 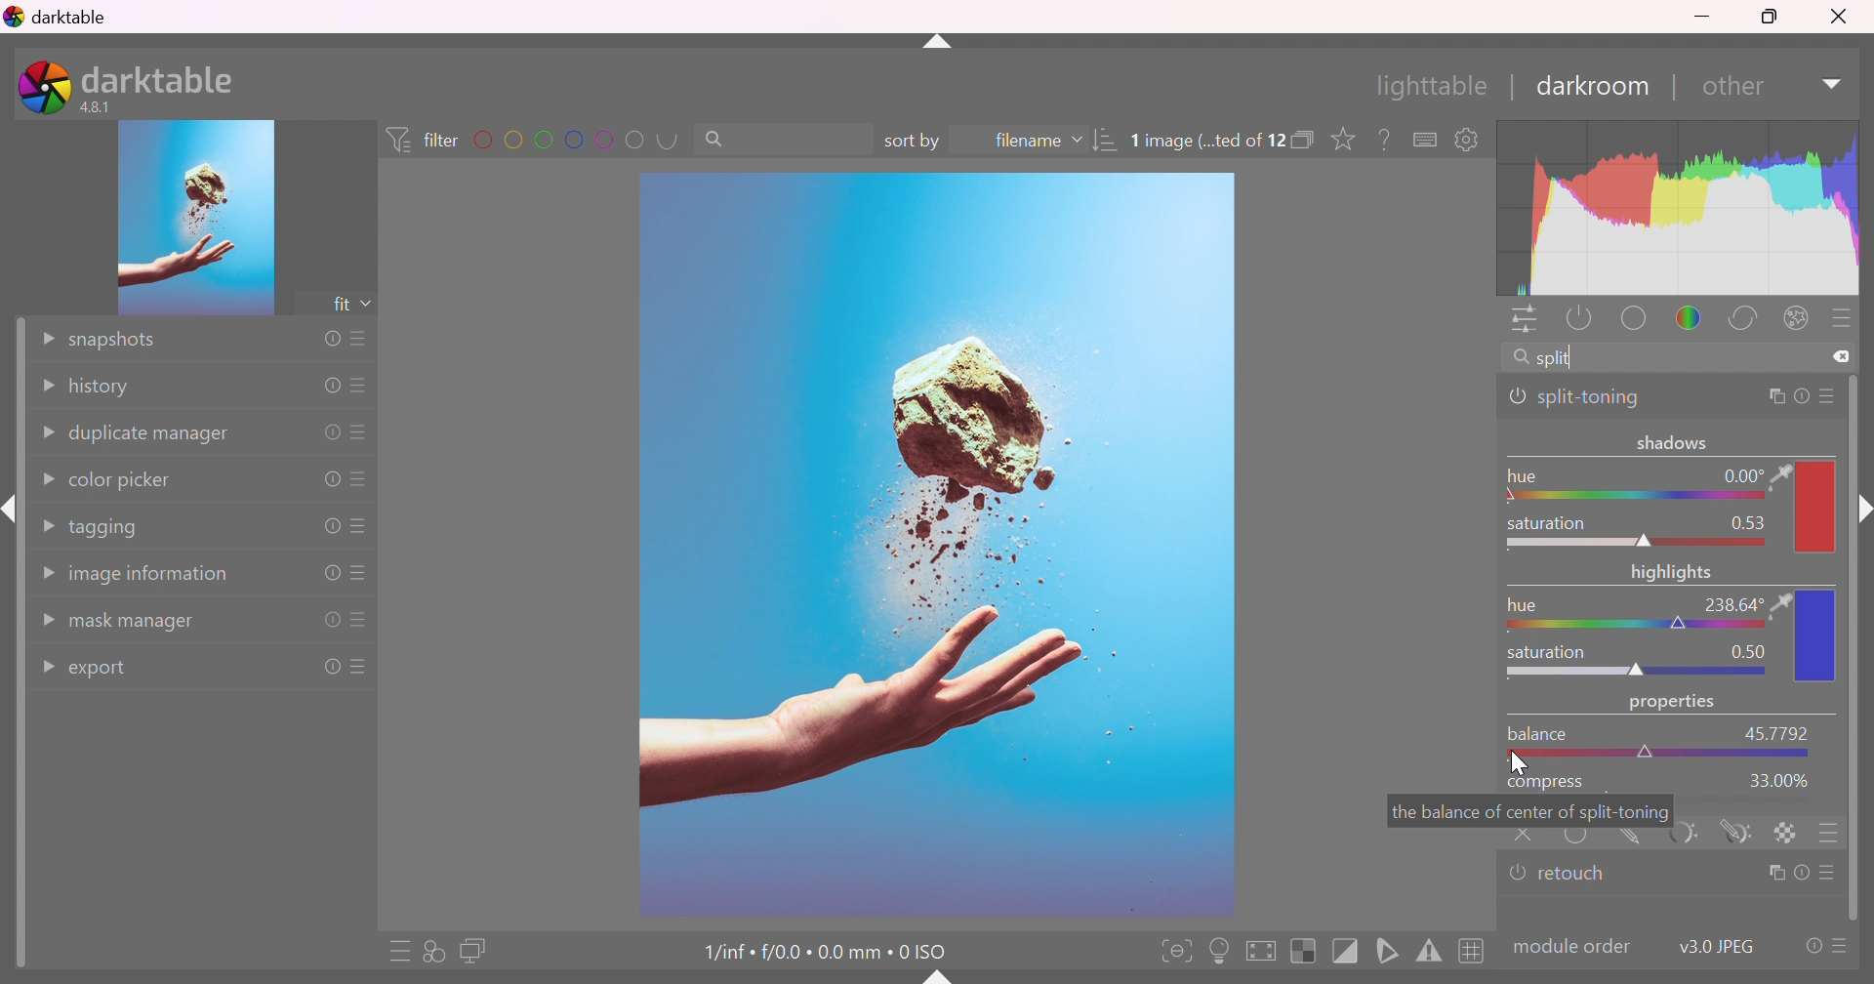 I want to click on drawn mask, so click(x=1635, y=838).